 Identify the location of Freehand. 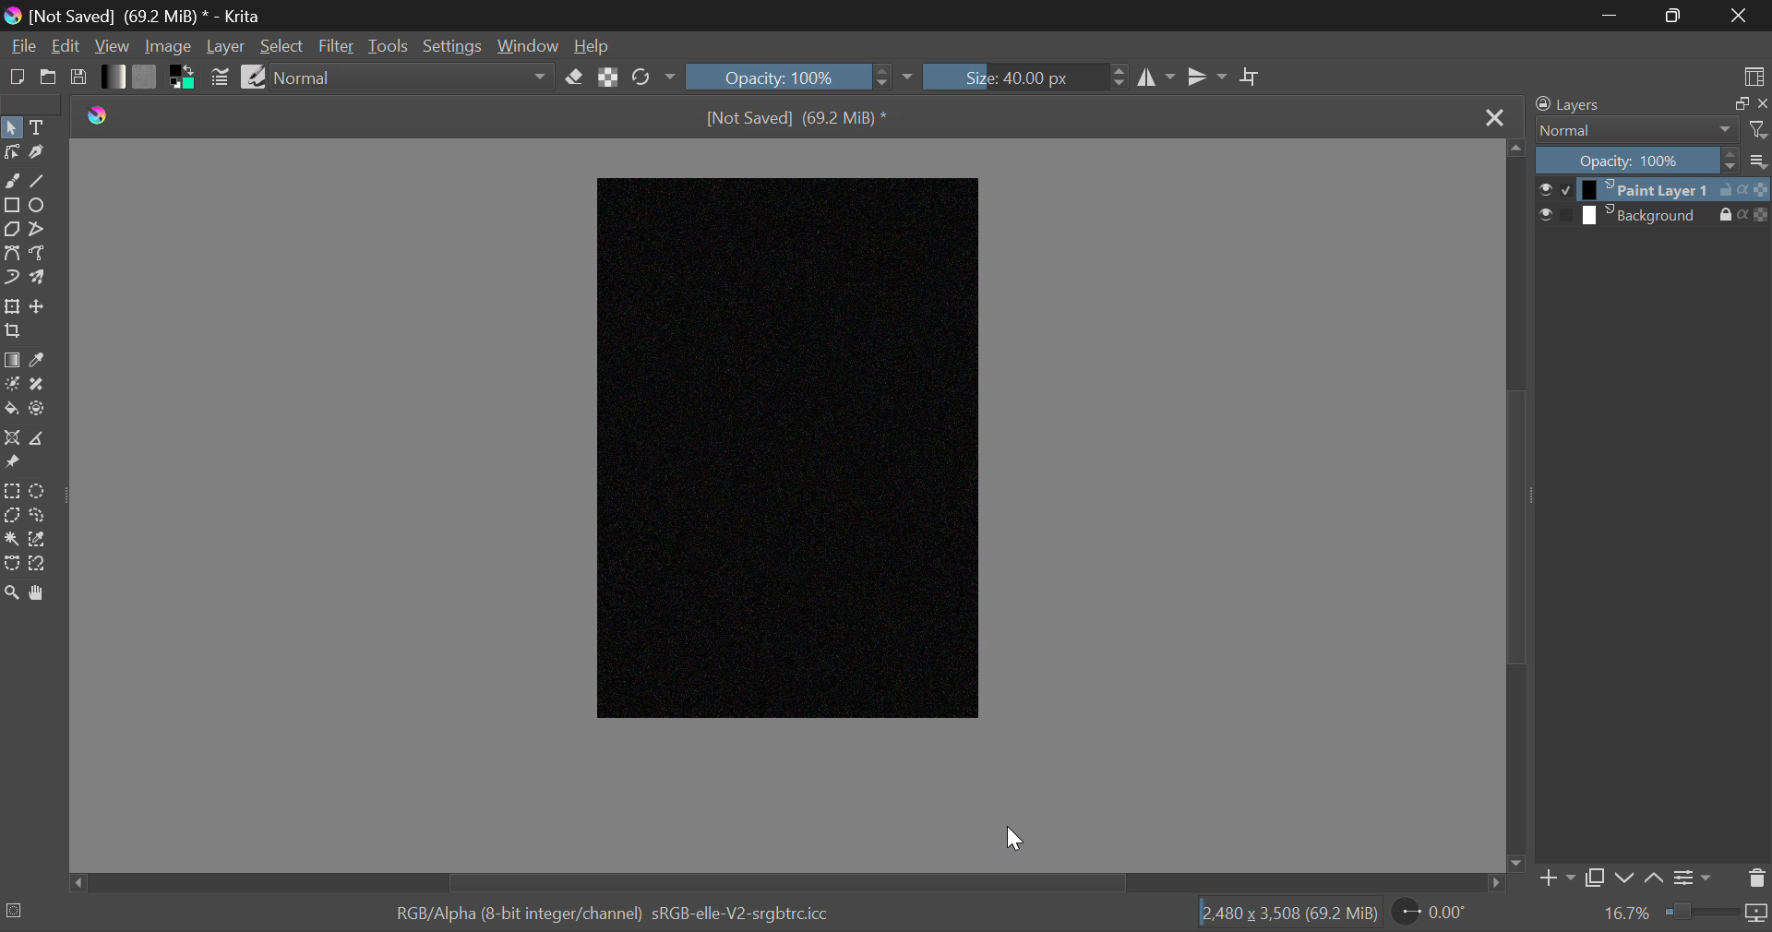
(11, 181).